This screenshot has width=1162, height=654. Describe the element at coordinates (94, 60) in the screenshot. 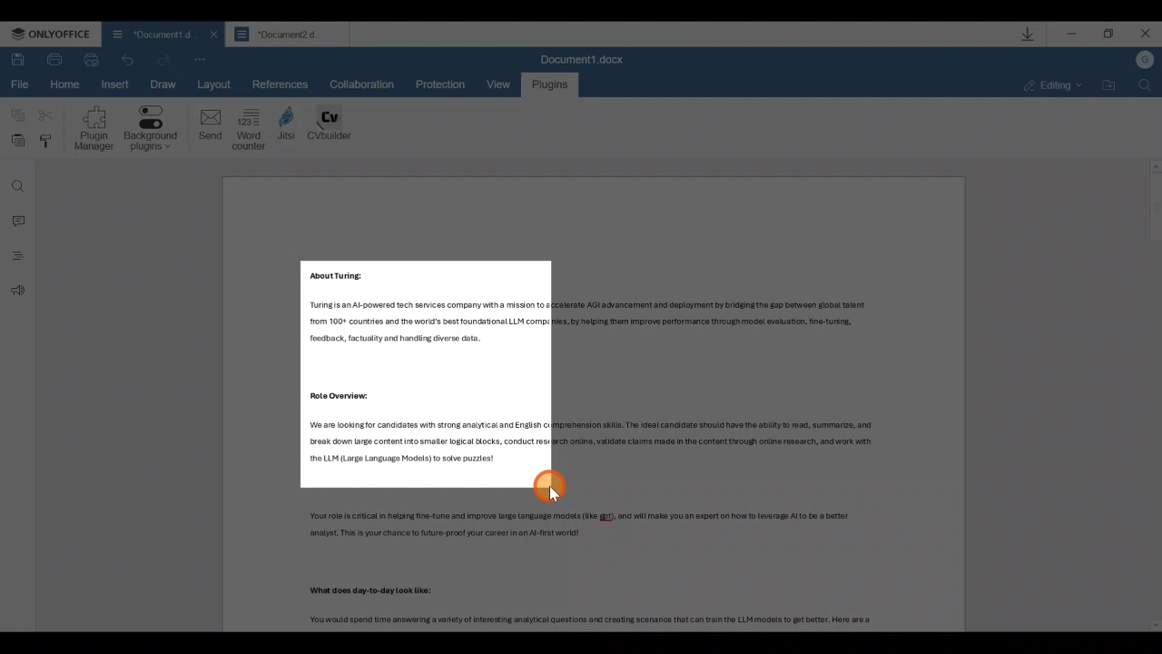

I see `Quick print` at that location.